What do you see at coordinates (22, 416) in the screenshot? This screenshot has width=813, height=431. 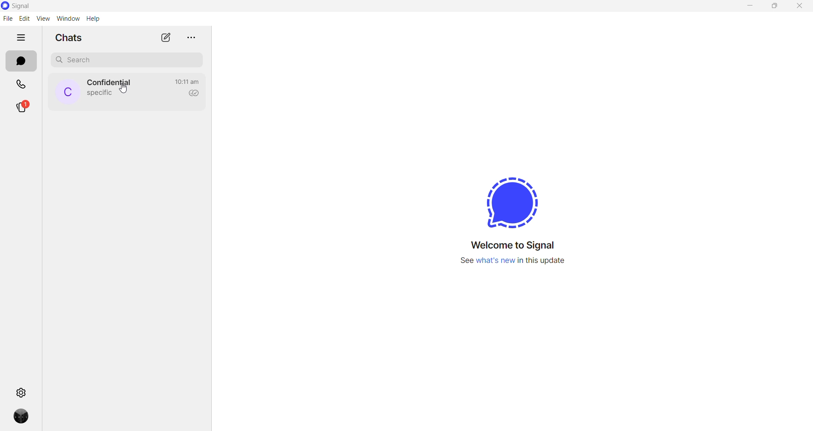 I see `profile` at bounding box center [22, 416].